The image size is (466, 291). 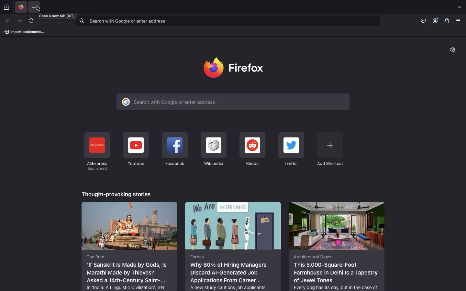 I want to click on Open new tab, so click(x=58, y=16).